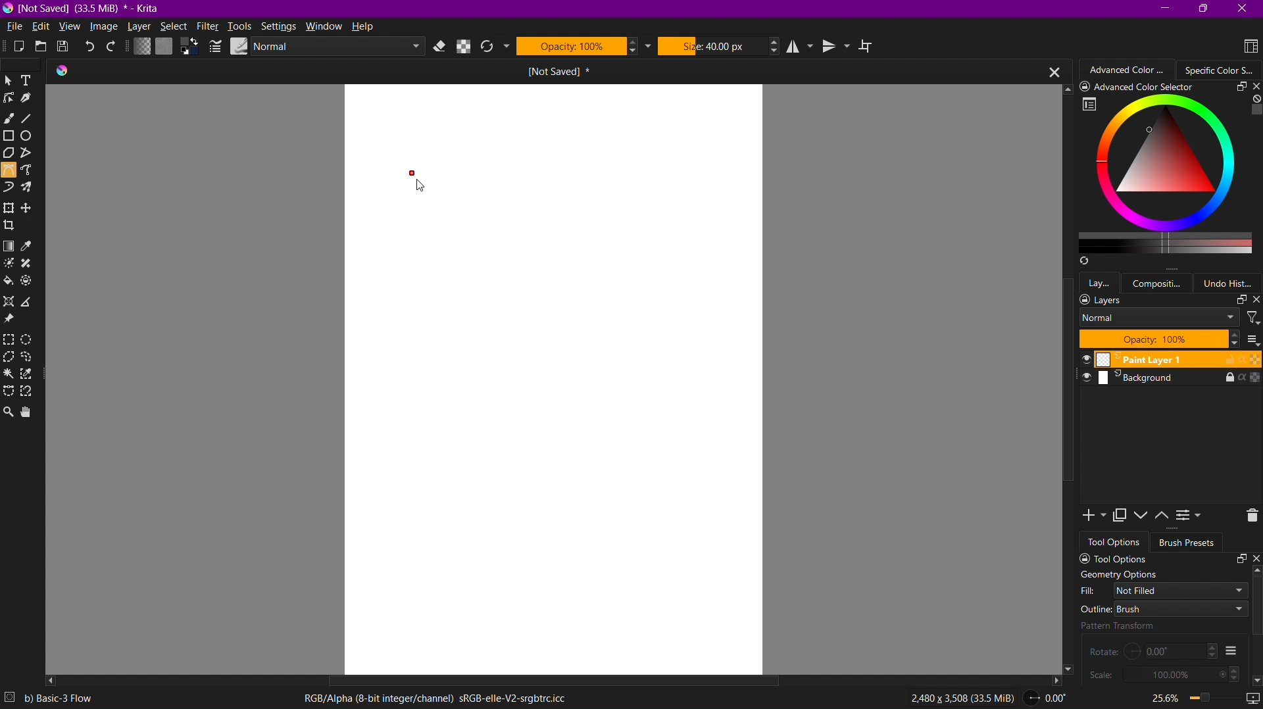 This screenshot has height=709, width=1263. I want to click on Scrollbar, so click(1066, 398).